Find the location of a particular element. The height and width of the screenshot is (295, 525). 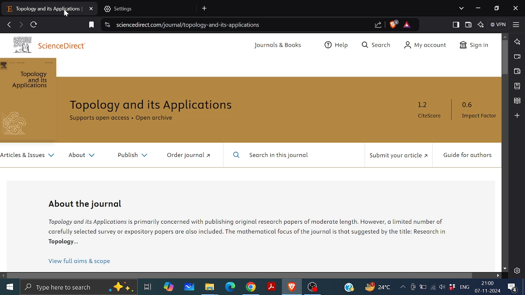

Go forwards is located at coordinates (21, 24).